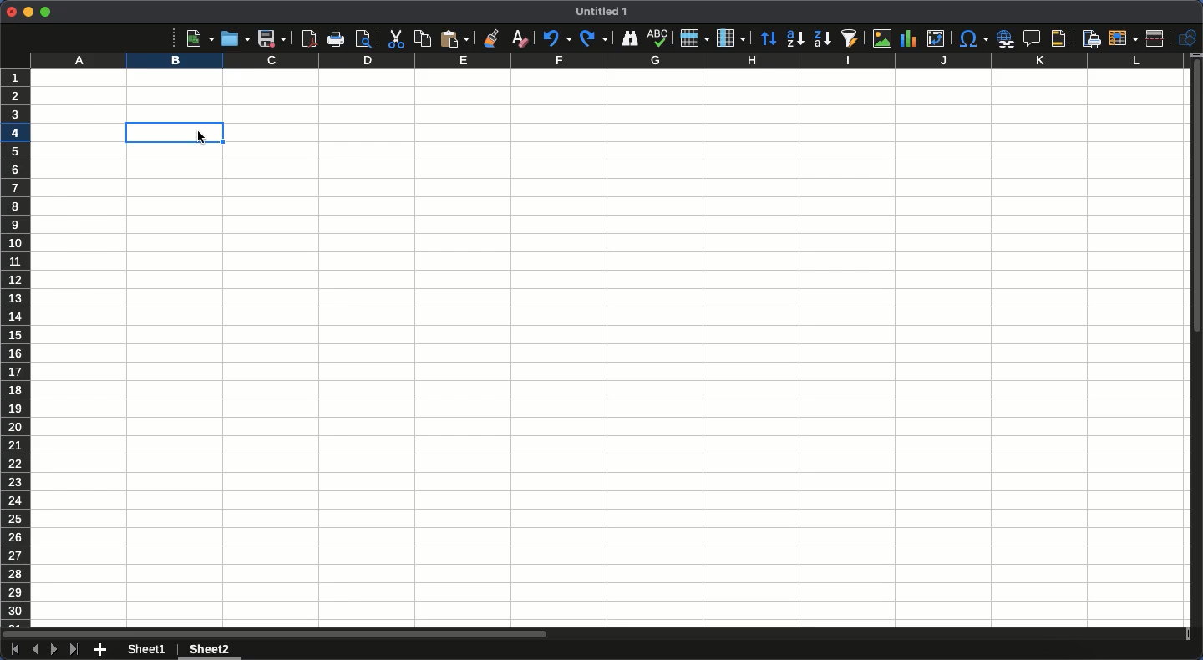 This screenshot has width=1203, height=660. What do you see at coordinates (100, 651) in the screenshot?
I see `Add new sheet` at bounding box center [100, 651].